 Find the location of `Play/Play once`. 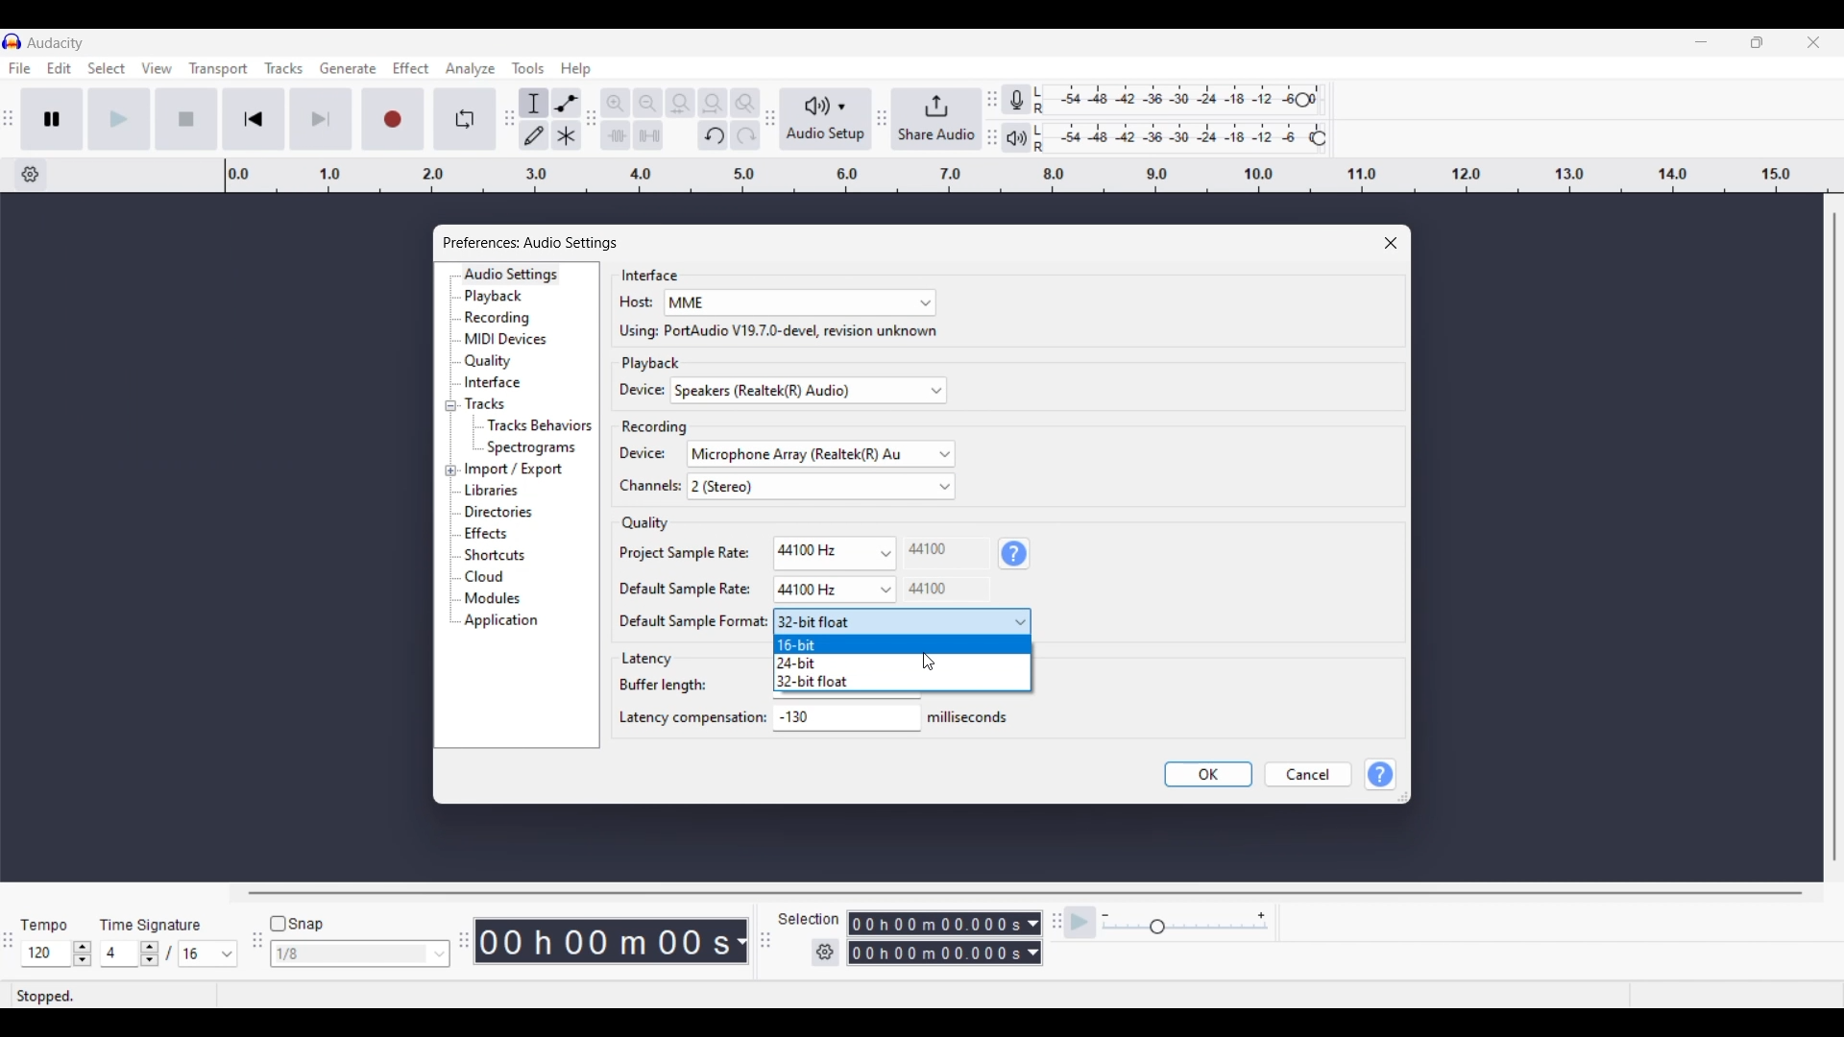

Play/Play once is located at coordinates (119, 118).